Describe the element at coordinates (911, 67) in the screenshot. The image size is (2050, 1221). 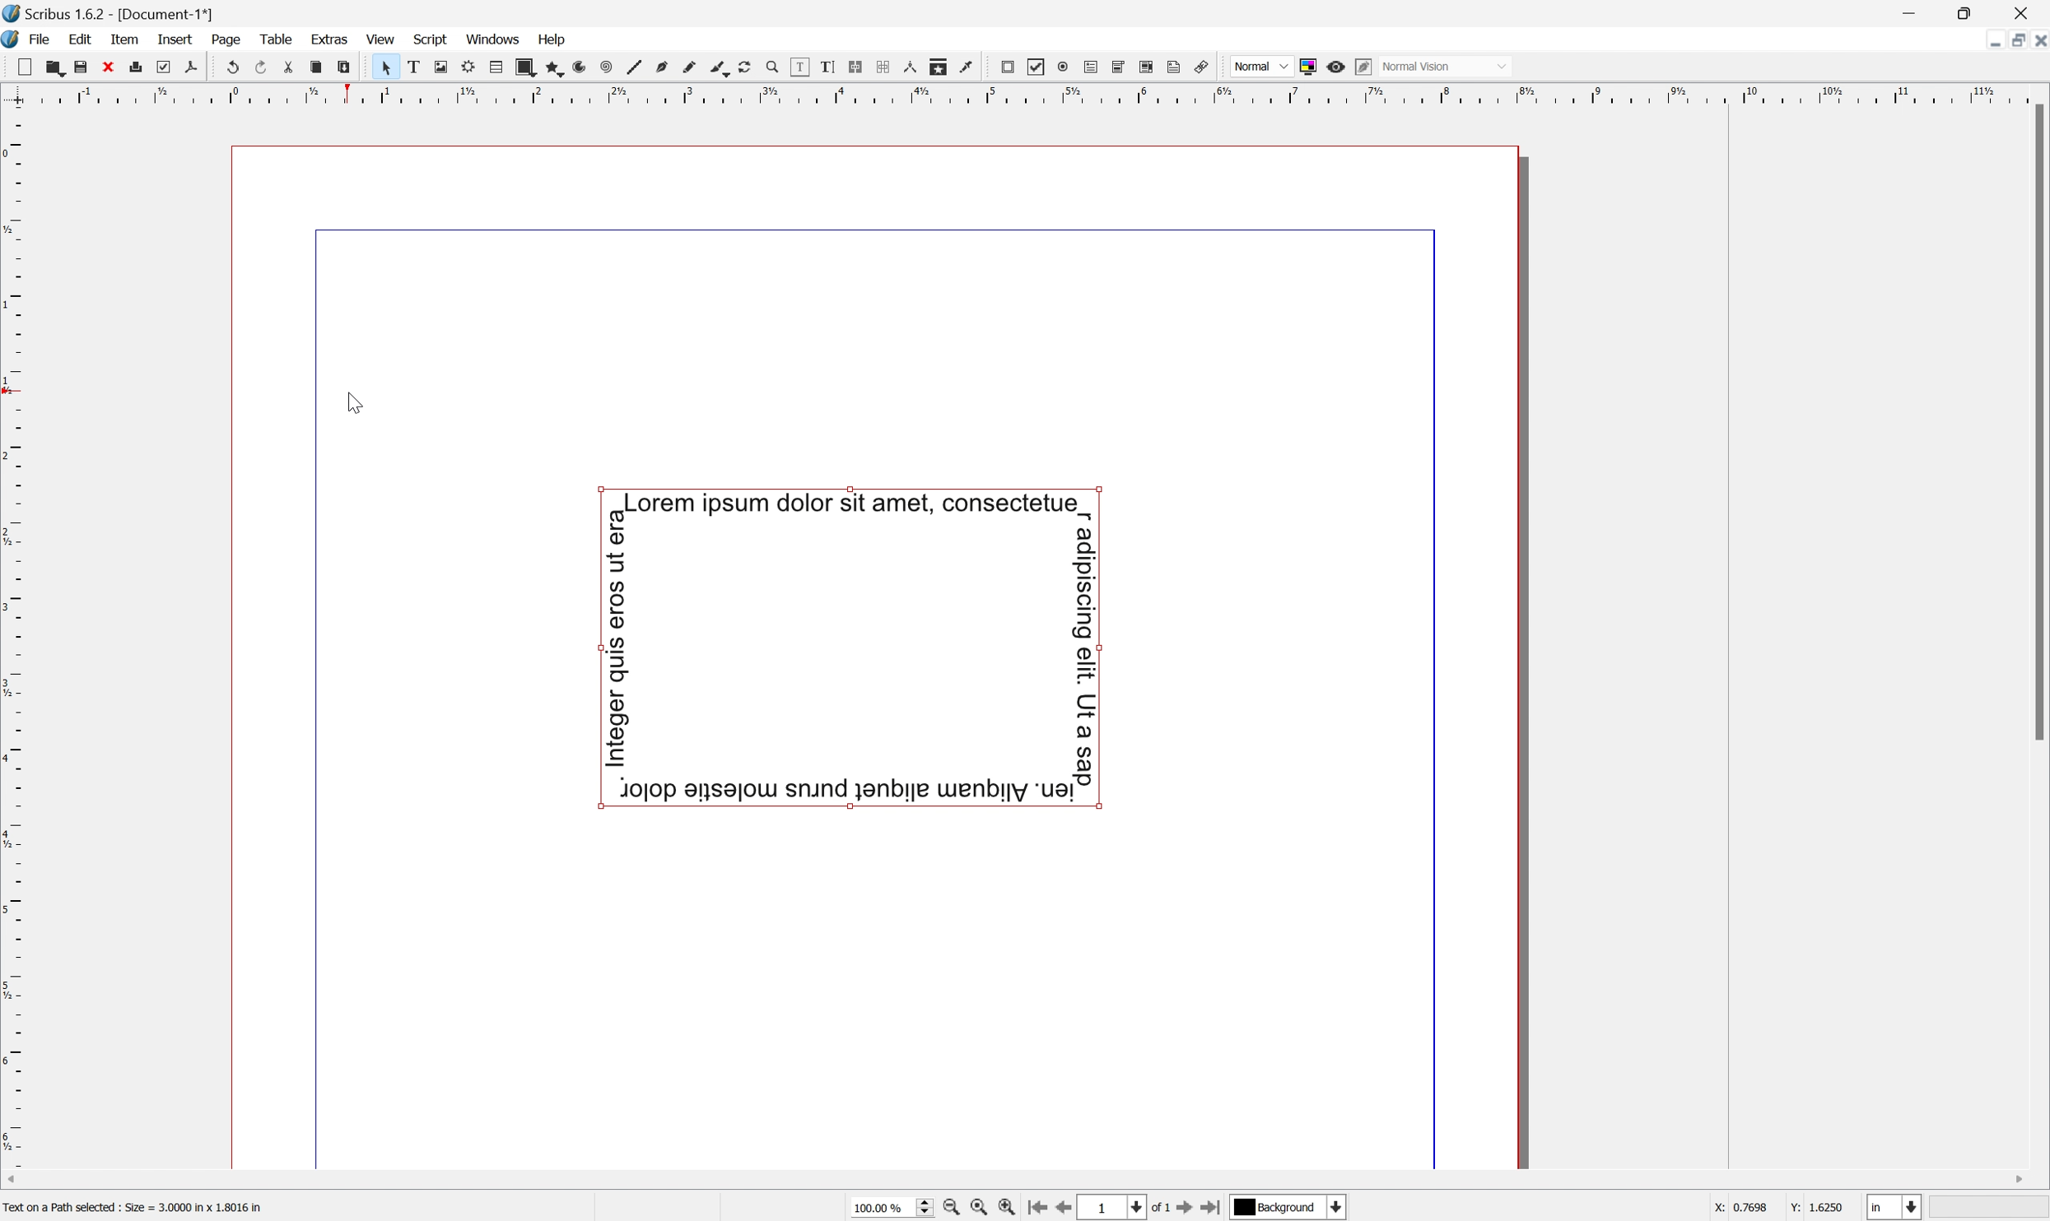
I see `Measurements` at that location.